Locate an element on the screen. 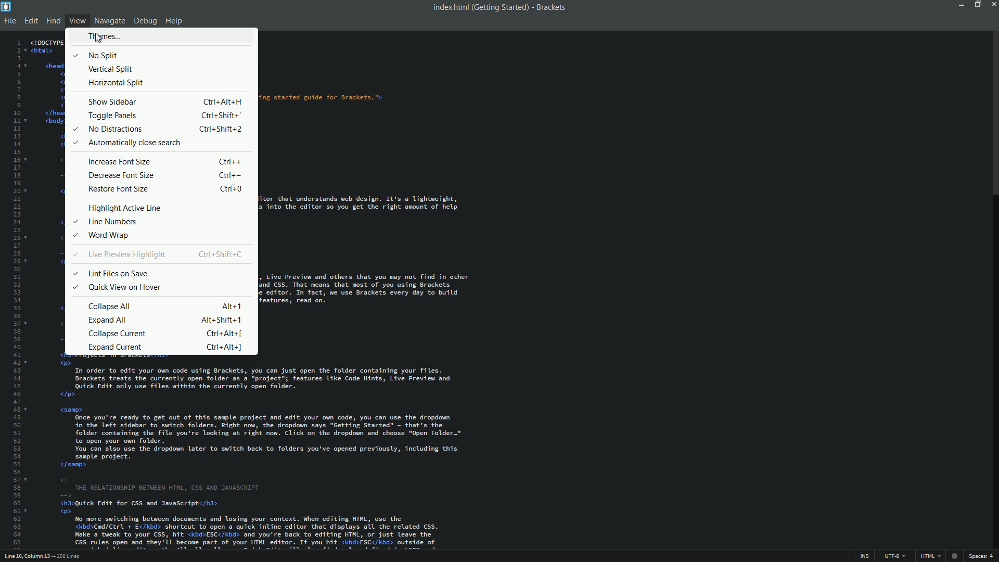 The image size is (999, 562). keyboard shortcut is located at coordinates (220, 253).